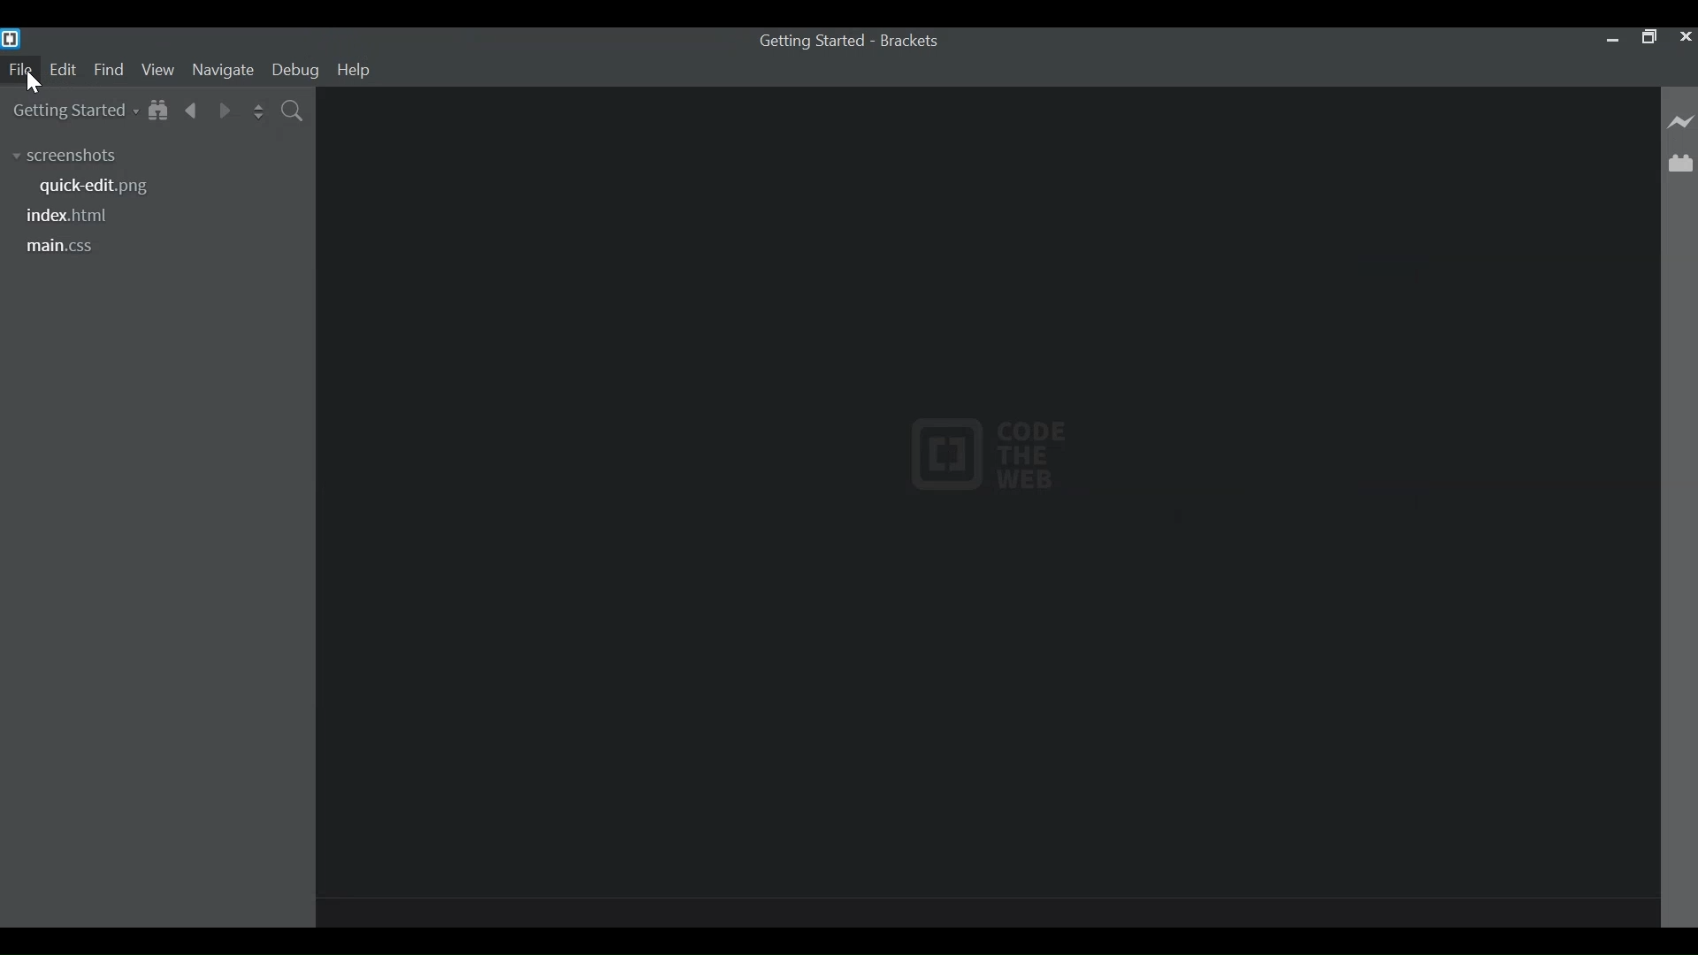 The height and width of the screenshot is (955, 1698). Describe the element at coordinates (18, 70) in the screenshot. I see `File` at that location.